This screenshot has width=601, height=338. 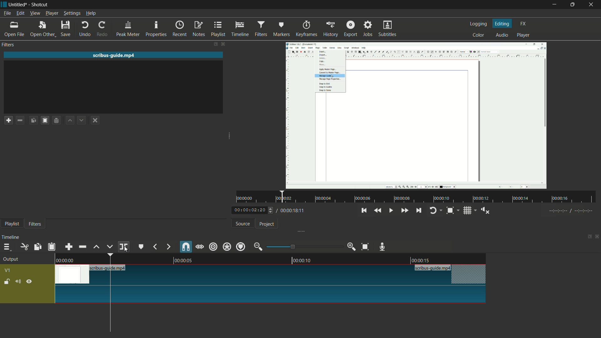 What do you see at coordinates (8, 120) in the screenshot?
I see `add a filter` at bounding box center [8, 120].